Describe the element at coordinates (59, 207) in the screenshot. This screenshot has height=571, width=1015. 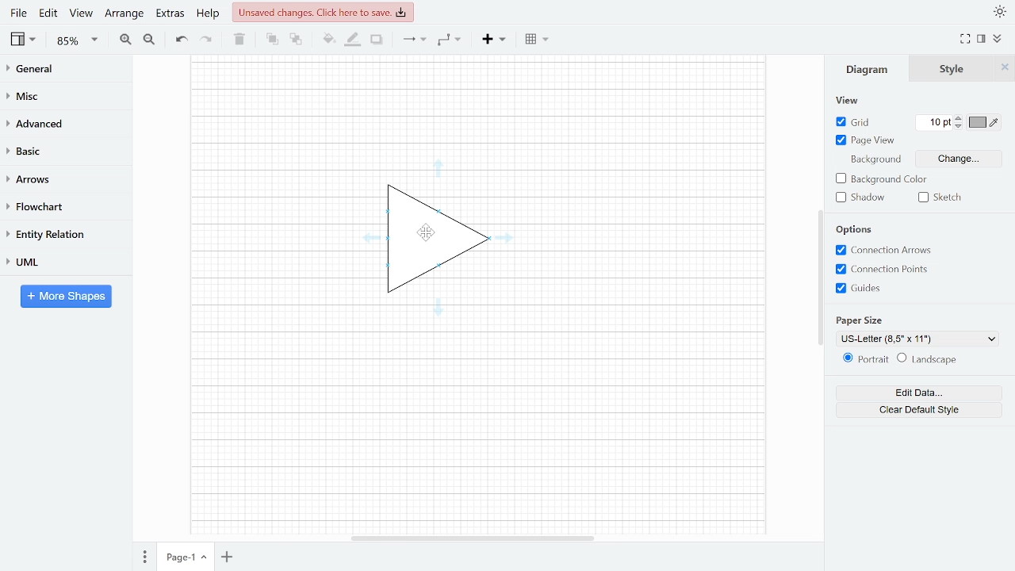
I see `Flowchart` at that location.